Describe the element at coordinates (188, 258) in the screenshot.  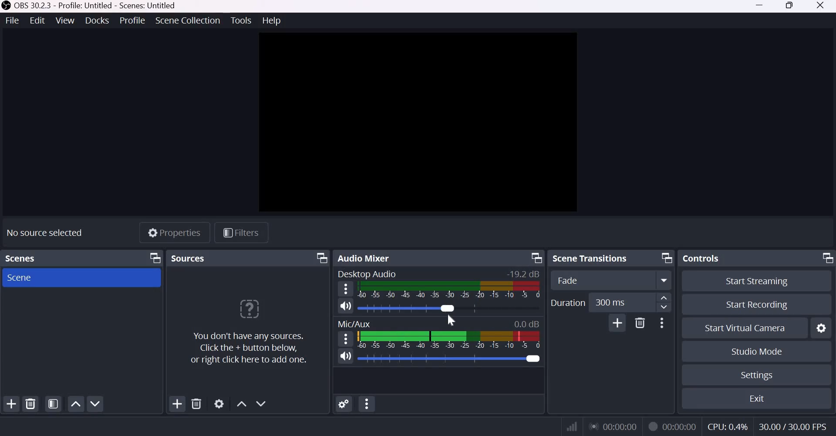
I see `Sources` at that location.